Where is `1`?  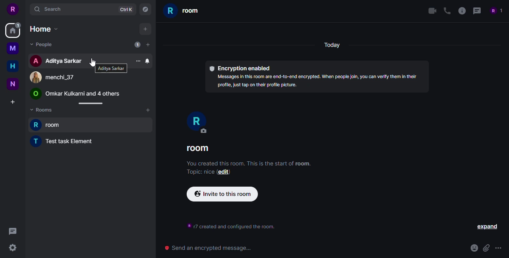
1 is located at coordinates (137, 45).